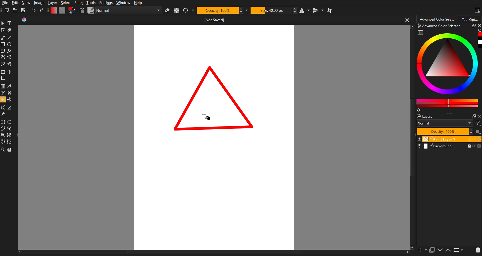 The width and height of the screenshot is (482, 256). Describe the element at coordinates (450, 139) in the screenshot. I see `paint layer 1` at that location.